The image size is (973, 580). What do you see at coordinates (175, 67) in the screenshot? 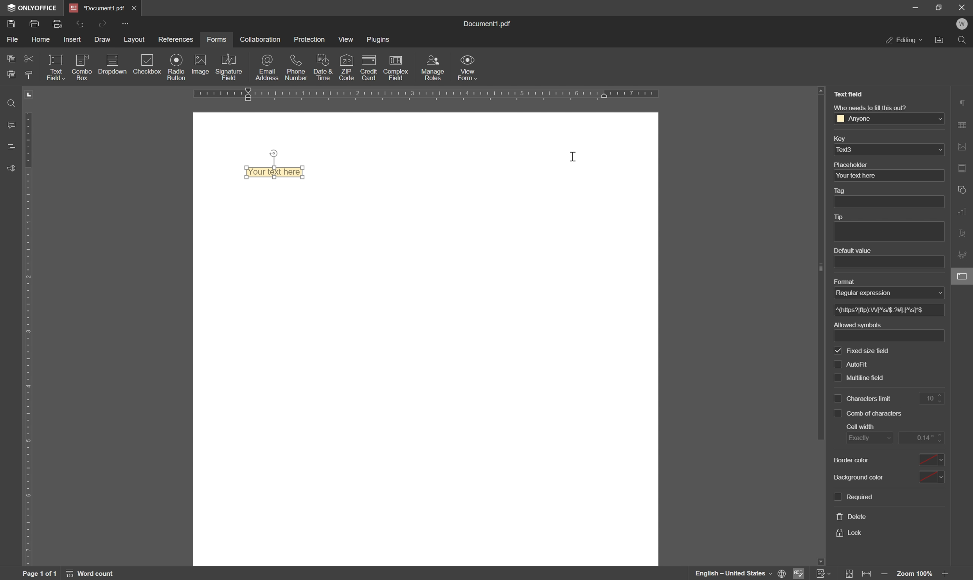
I see `radio button` at bounding box center [175, 67].